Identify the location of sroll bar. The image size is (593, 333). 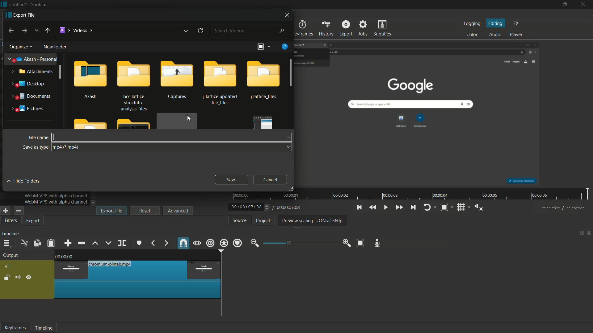
(60, 72).